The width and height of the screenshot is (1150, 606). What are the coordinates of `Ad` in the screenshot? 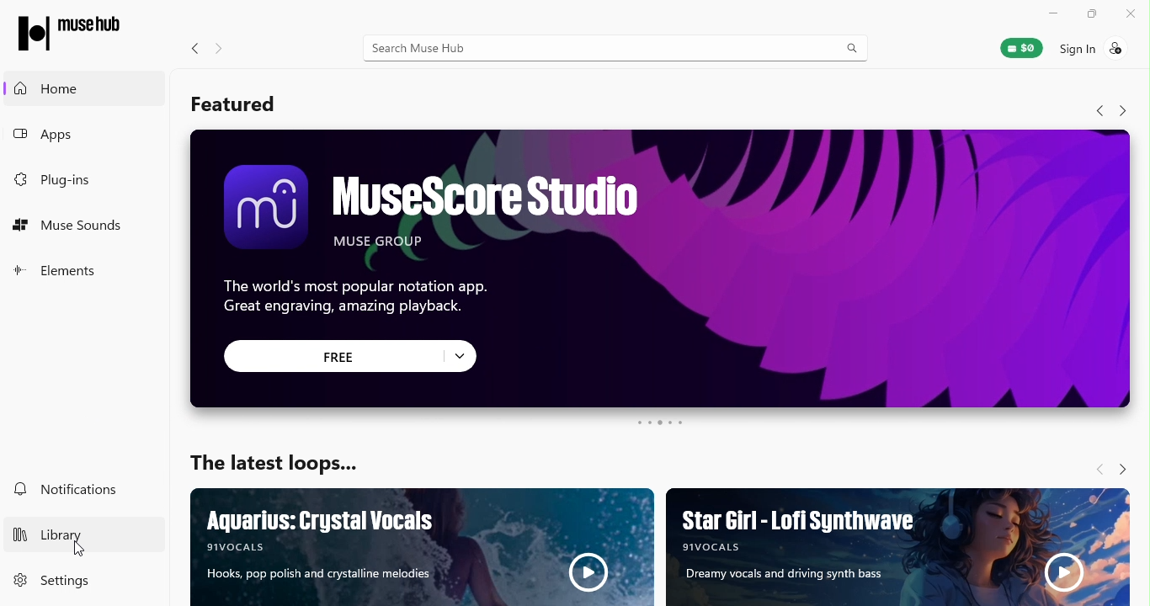 It's located at (421, 547).